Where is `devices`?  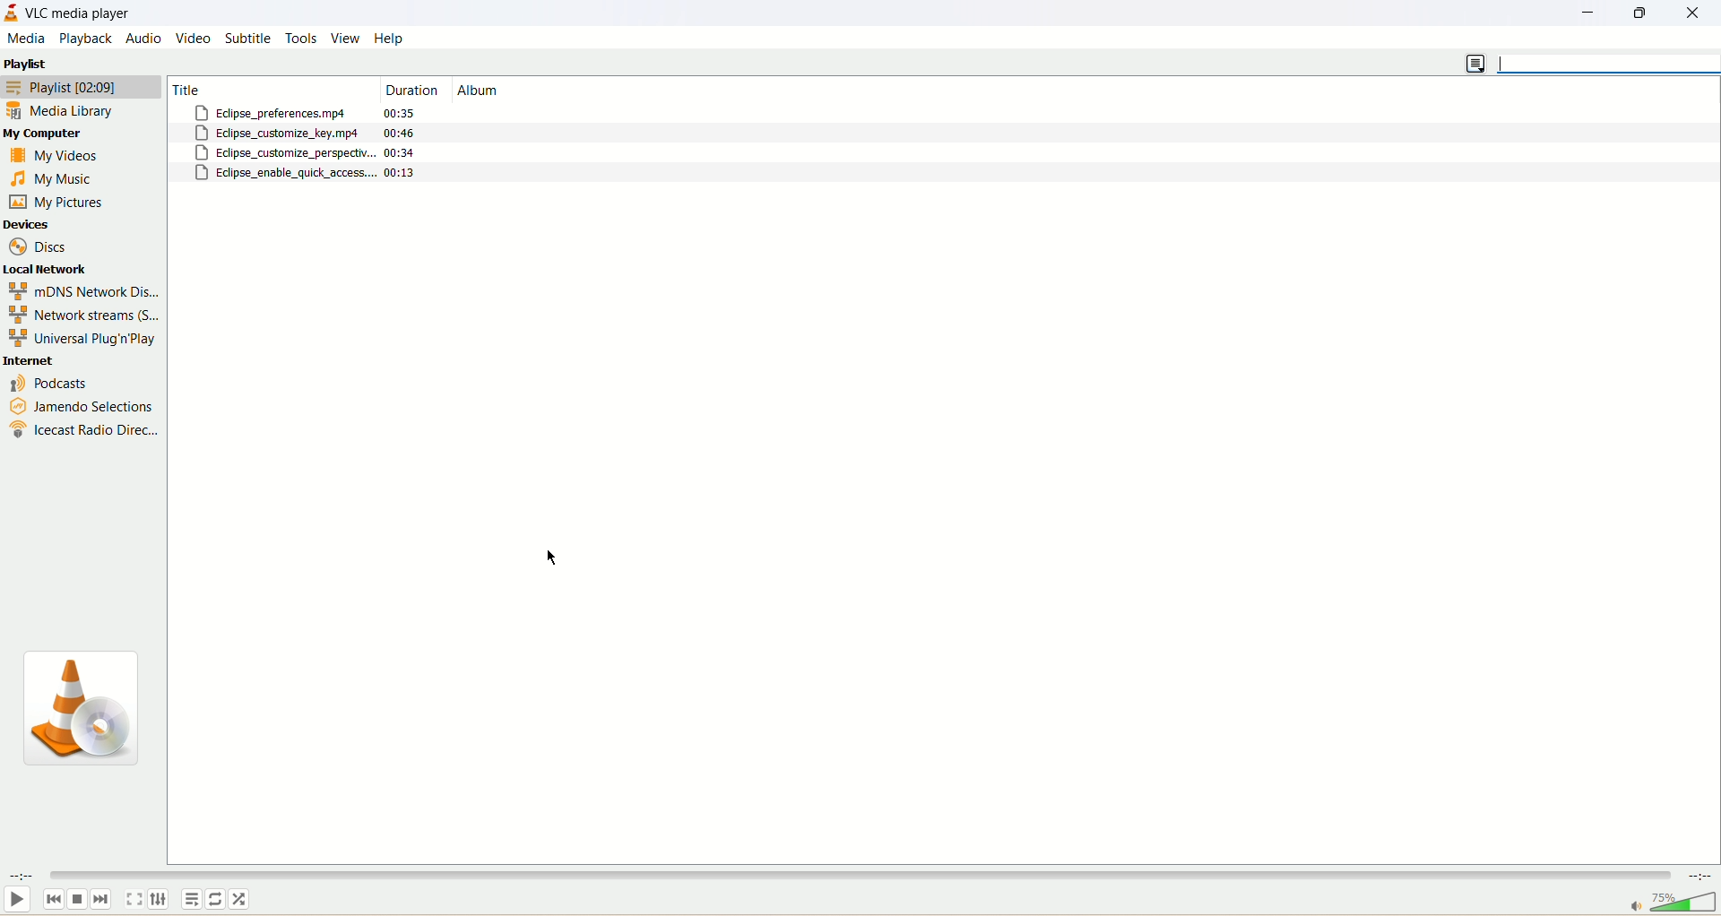 devices is located at coordinates (37, 226).